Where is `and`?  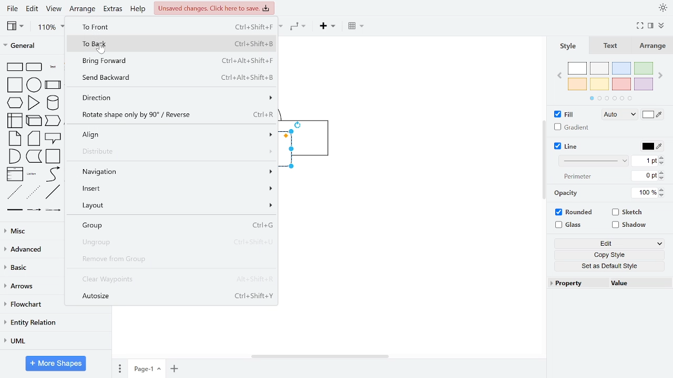 and is located at coordinates (14, 156).